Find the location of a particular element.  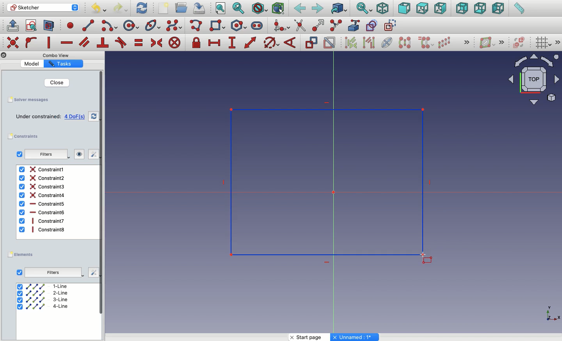

Front is located at coordinates (404, 9).